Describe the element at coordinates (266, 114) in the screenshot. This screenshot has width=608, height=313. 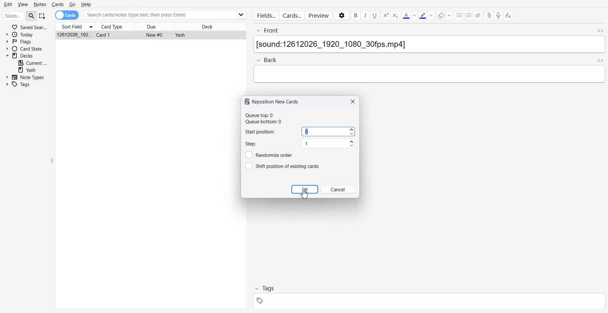
I see `Queue top: 0 ` at that location.